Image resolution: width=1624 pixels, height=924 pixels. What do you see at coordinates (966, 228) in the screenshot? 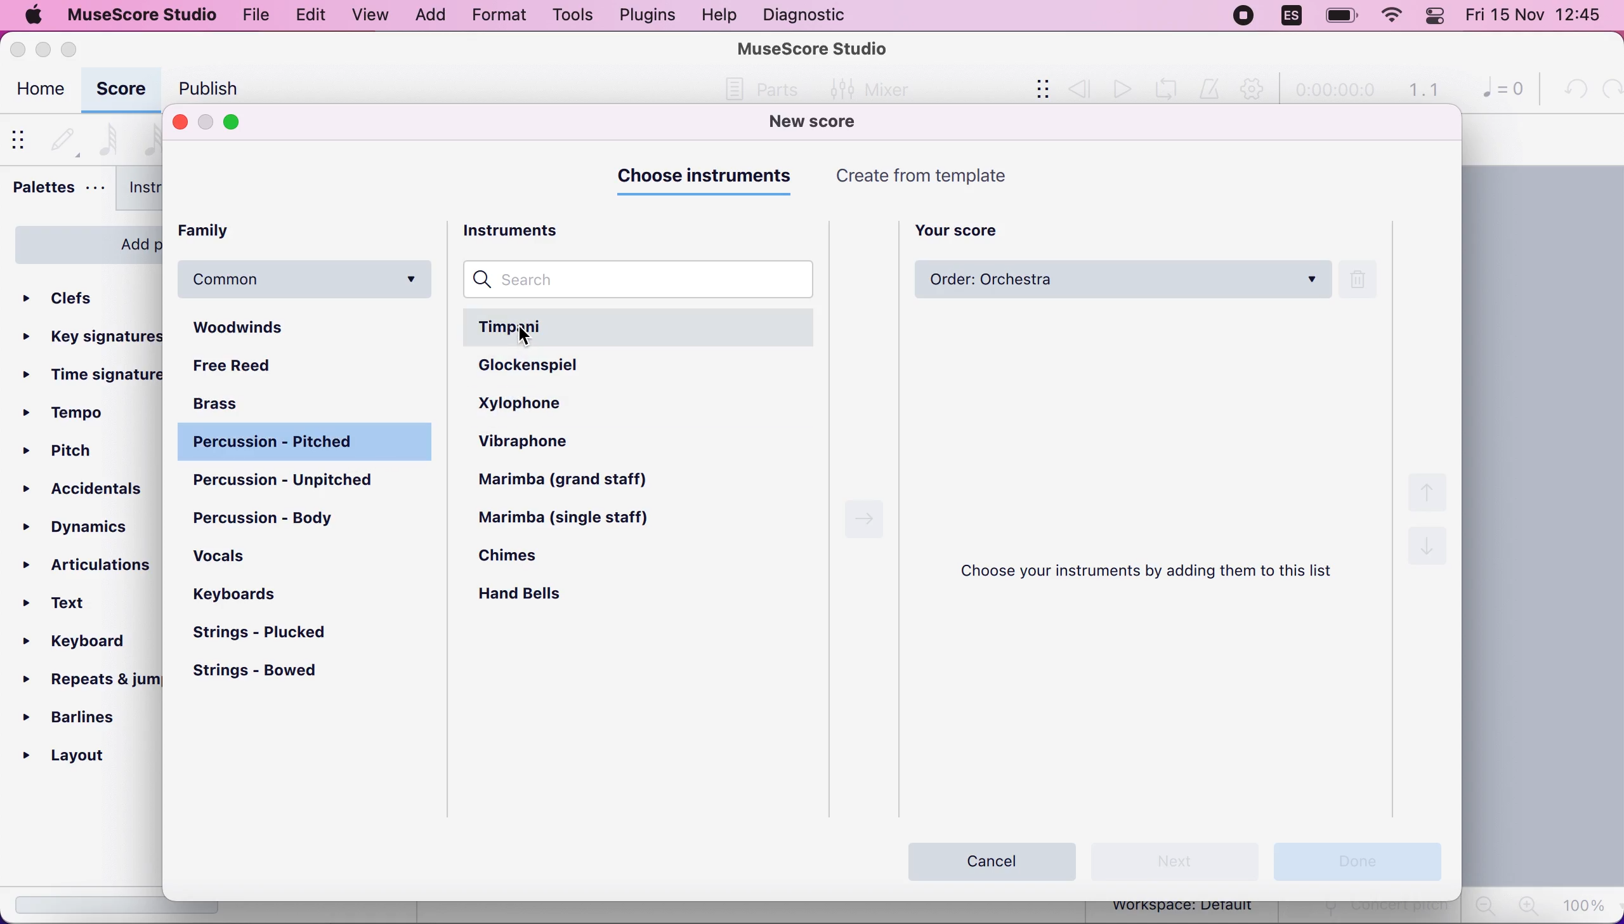
I see `your score` at bounding box center [966, 228].